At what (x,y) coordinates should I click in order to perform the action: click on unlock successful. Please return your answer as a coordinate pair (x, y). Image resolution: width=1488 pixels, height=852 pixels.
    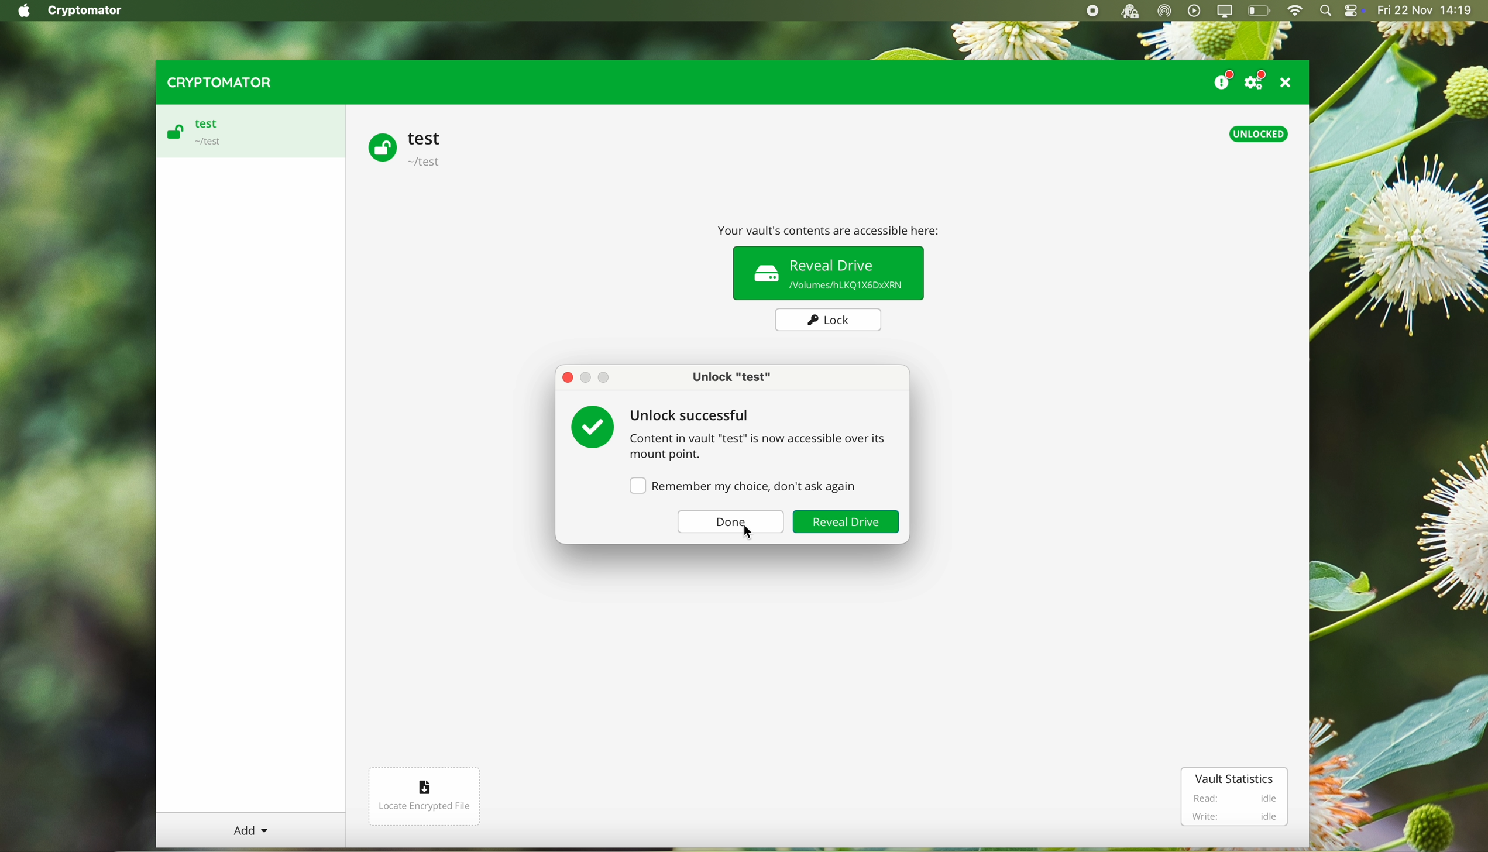
    Looking at the image, I should click on (693, 414).